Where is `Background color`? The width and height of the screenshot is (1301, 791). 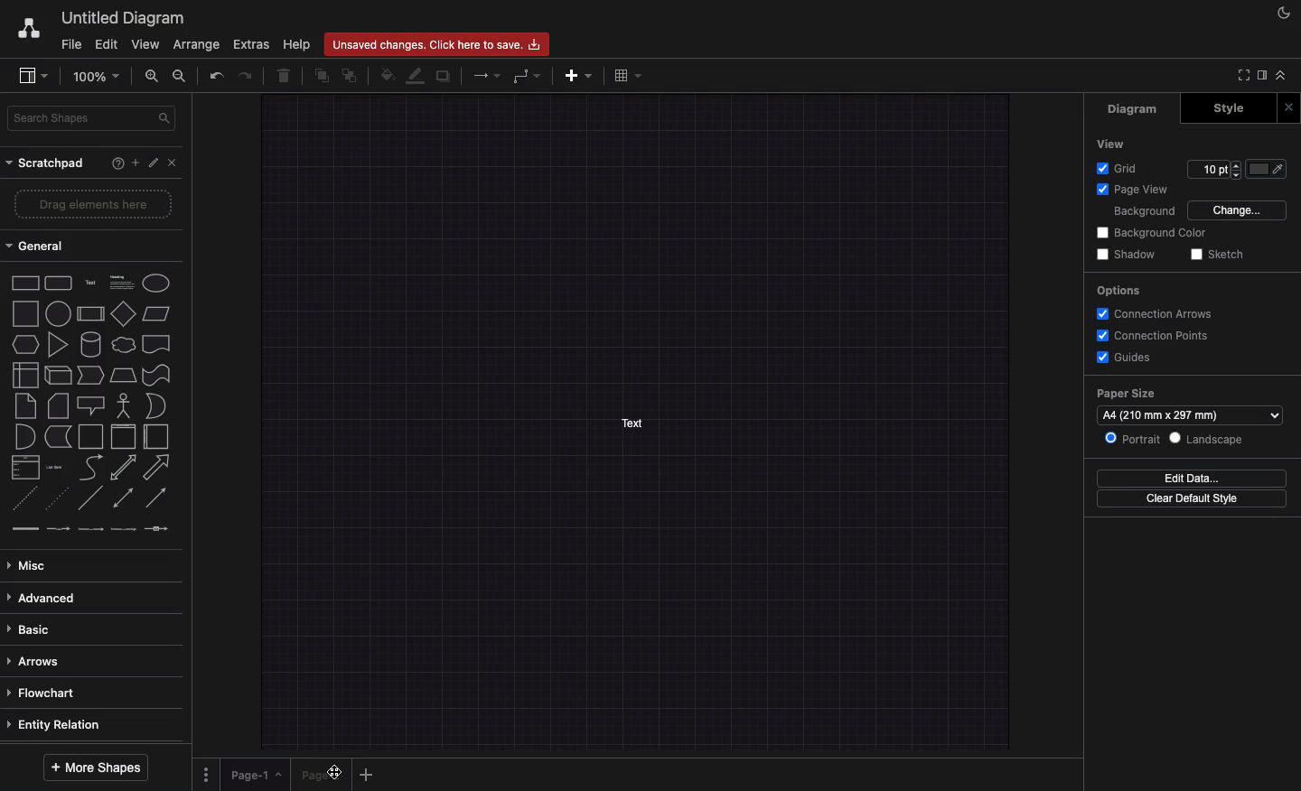
Background color is located at coordinates (1150, 233).